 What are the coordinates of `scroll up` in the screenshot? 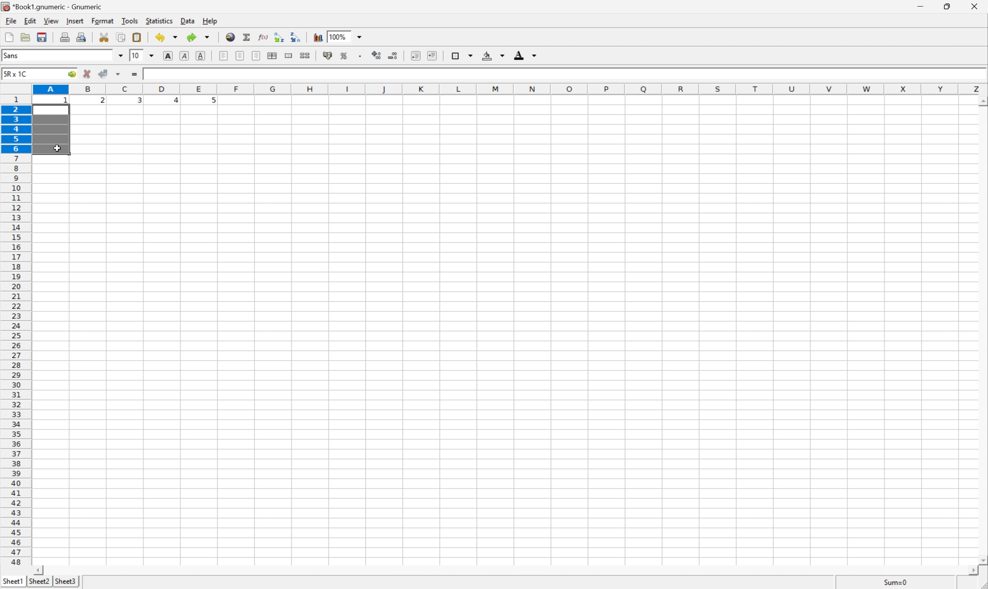 It's located at (982, 102).